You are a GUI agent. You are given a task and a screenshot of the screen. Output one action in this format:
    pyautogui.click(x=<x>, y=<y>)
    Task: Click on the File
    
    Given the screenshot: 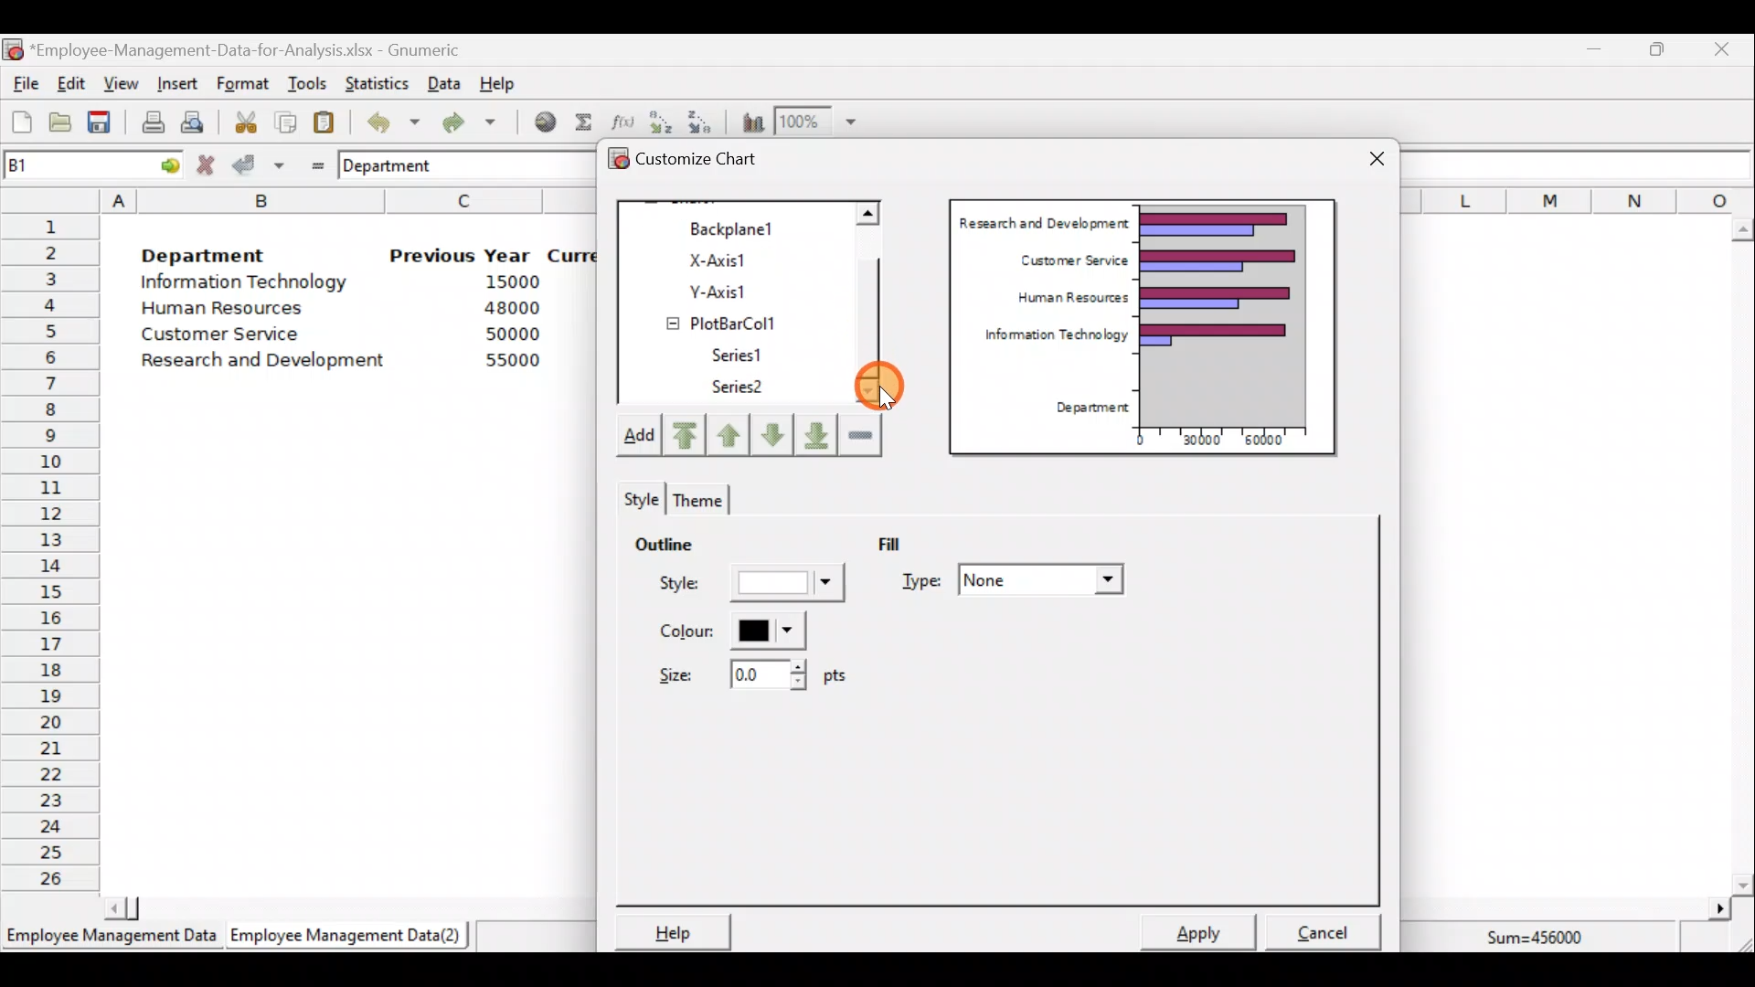 What is the action you would take?
    pyautogui.click(x=23, y=84)
    